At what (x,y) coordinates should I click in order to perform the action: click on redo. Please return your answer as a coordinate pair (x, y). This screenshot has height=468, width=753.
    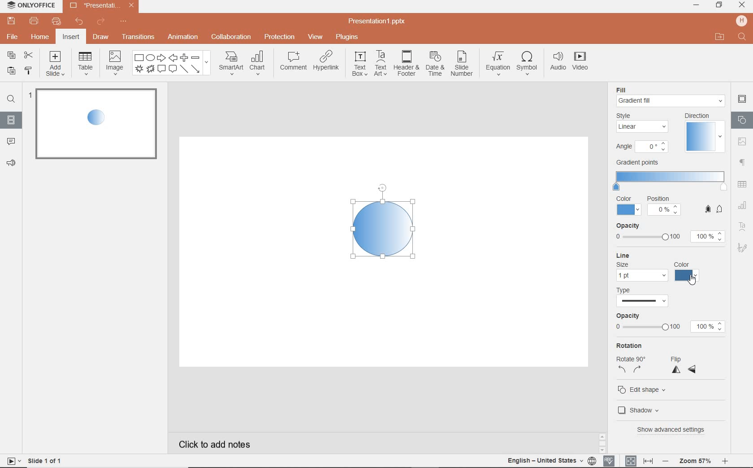
    Looking at the image, I should click on (101, 22).